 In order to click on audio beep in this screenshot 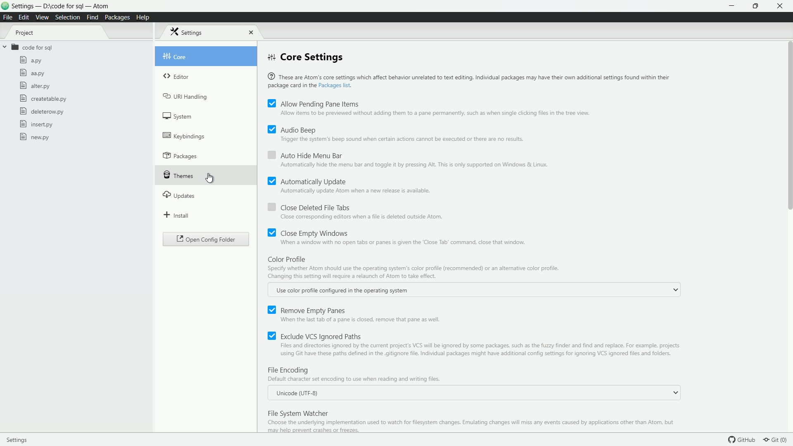, I will do `click(292, 130)`.